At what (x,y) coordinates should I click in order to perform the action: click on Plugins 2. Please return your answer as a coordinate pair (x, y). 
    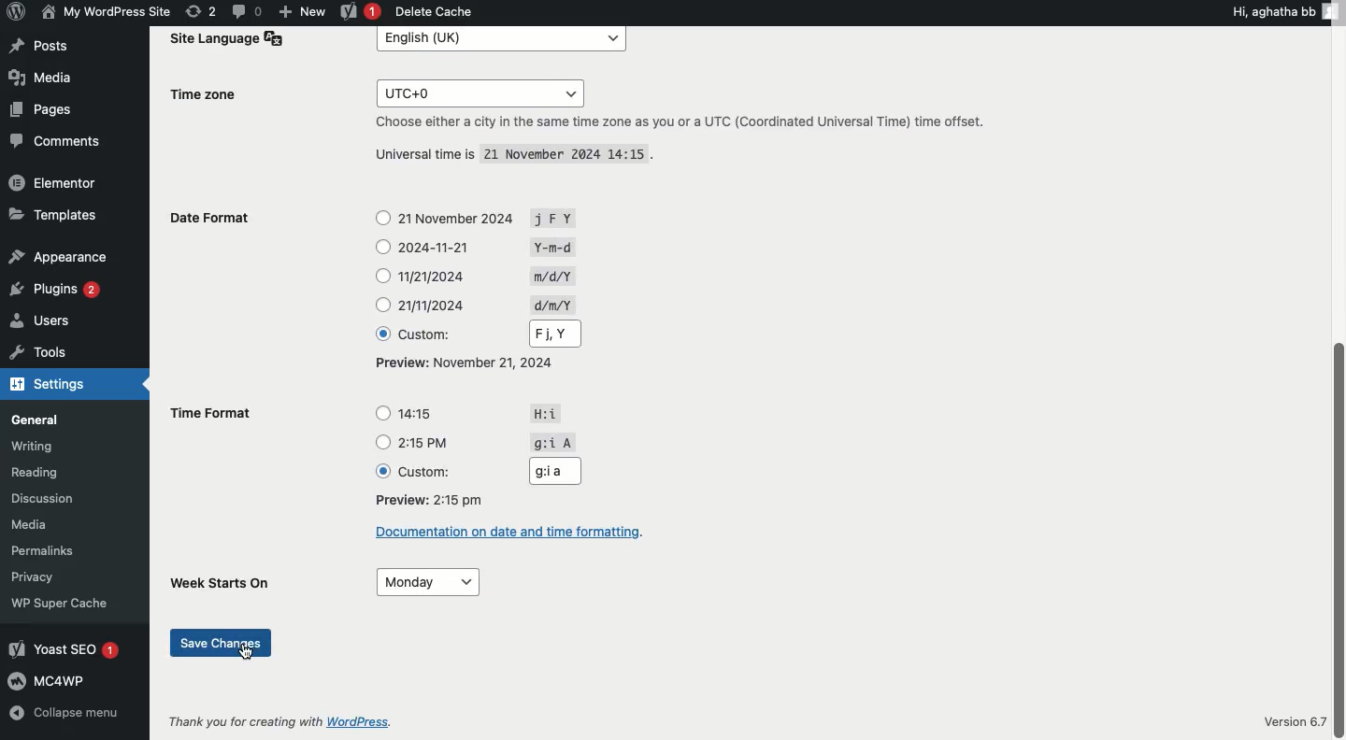
    Looking at the image, I should click on (53, 292).